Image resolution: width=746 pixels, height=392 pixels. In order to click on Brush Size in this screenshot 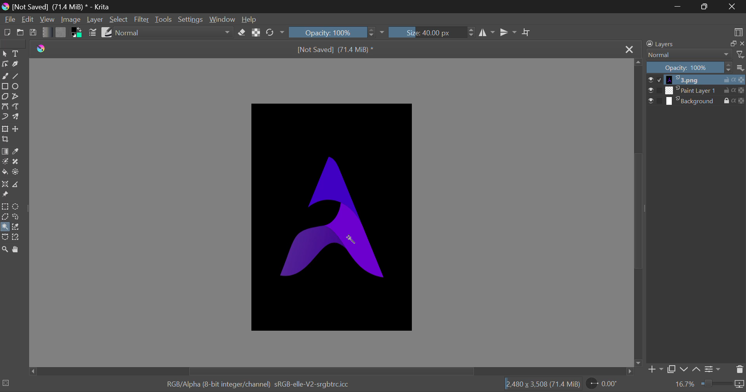, I will do `click(432, 33)`.